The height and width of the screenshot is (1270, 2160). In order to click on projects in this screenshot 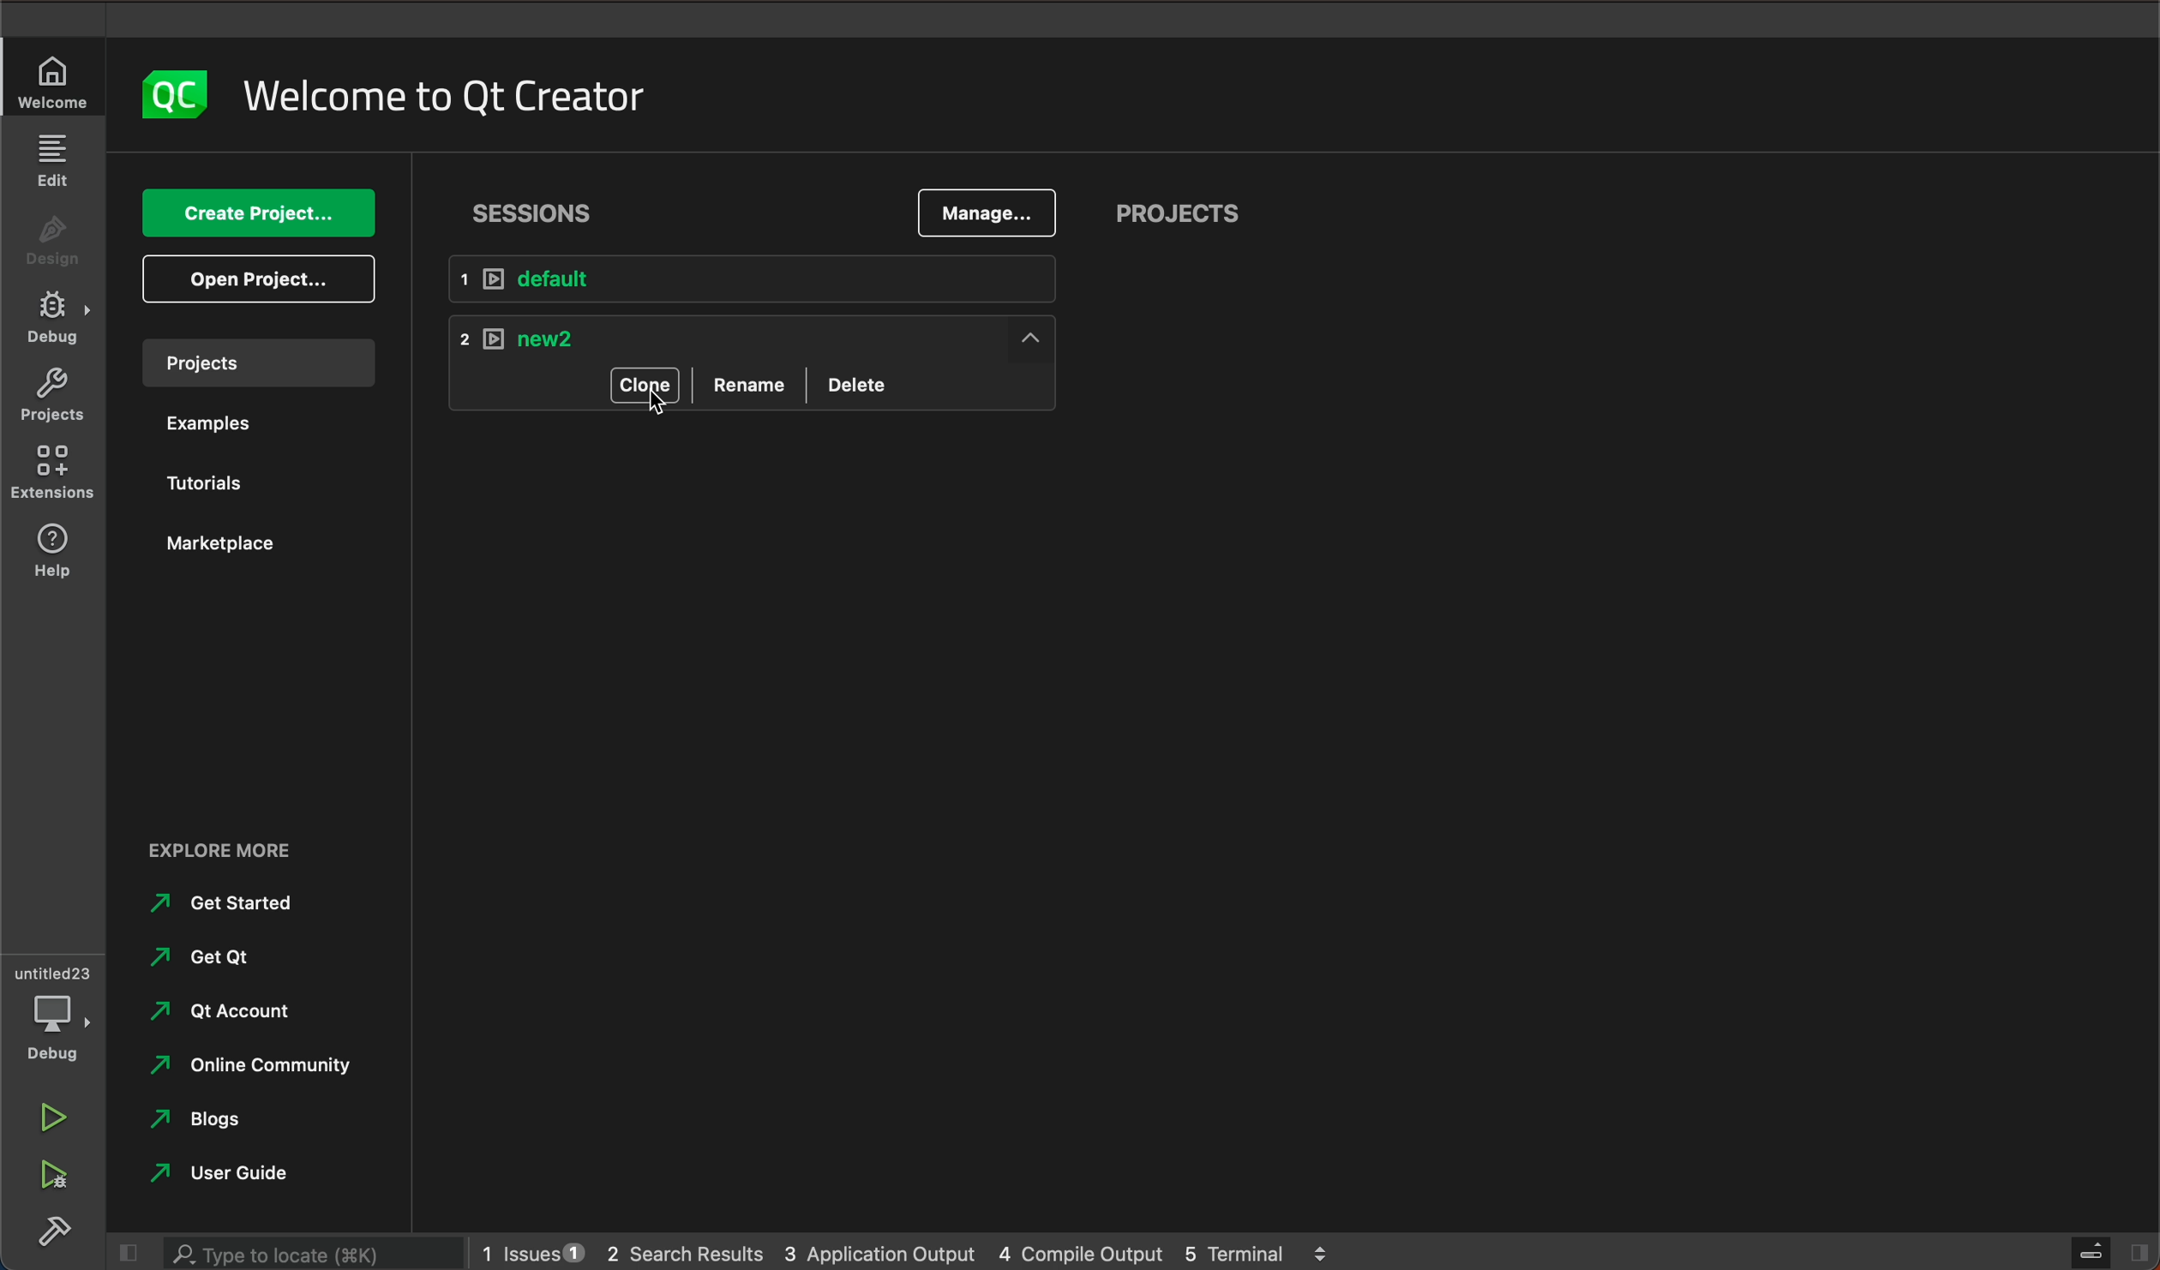, I will do `click(1176, 210)`.